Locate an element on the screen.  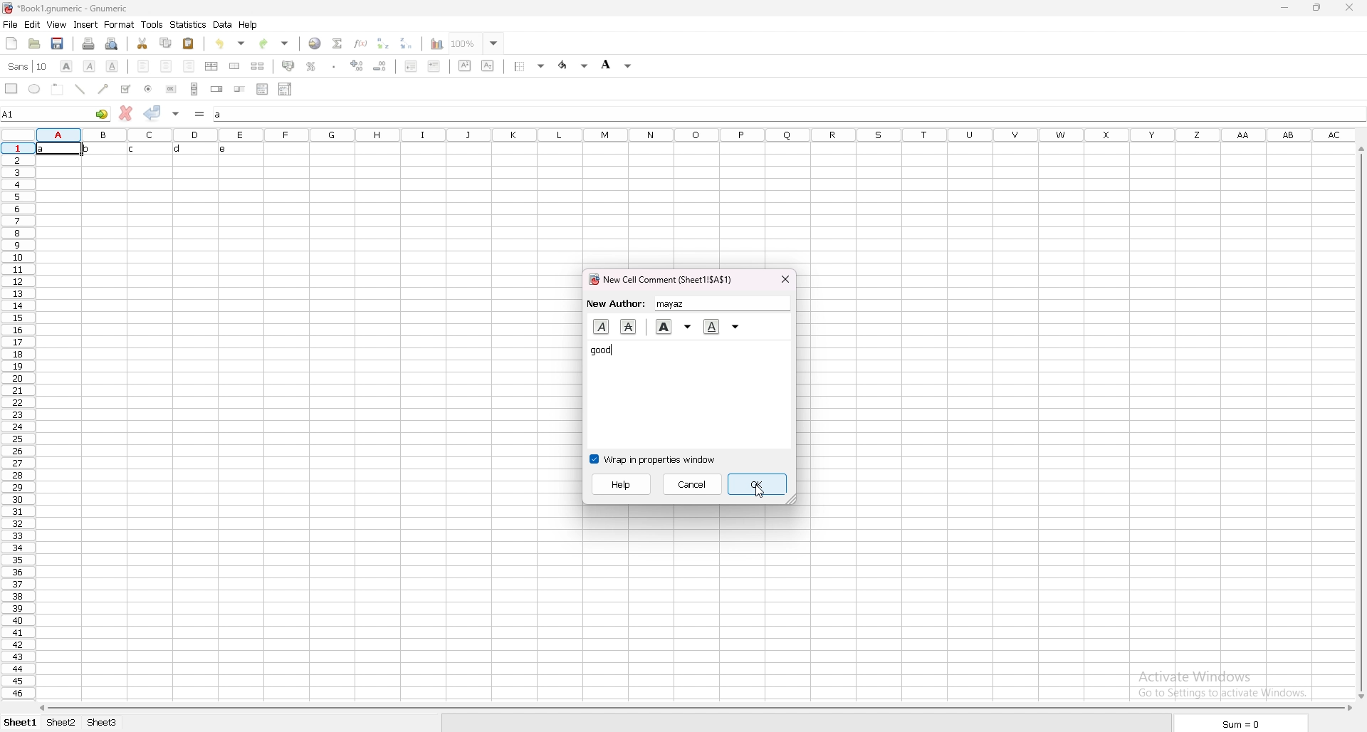
increase indent is located at coordinates (434, 66).